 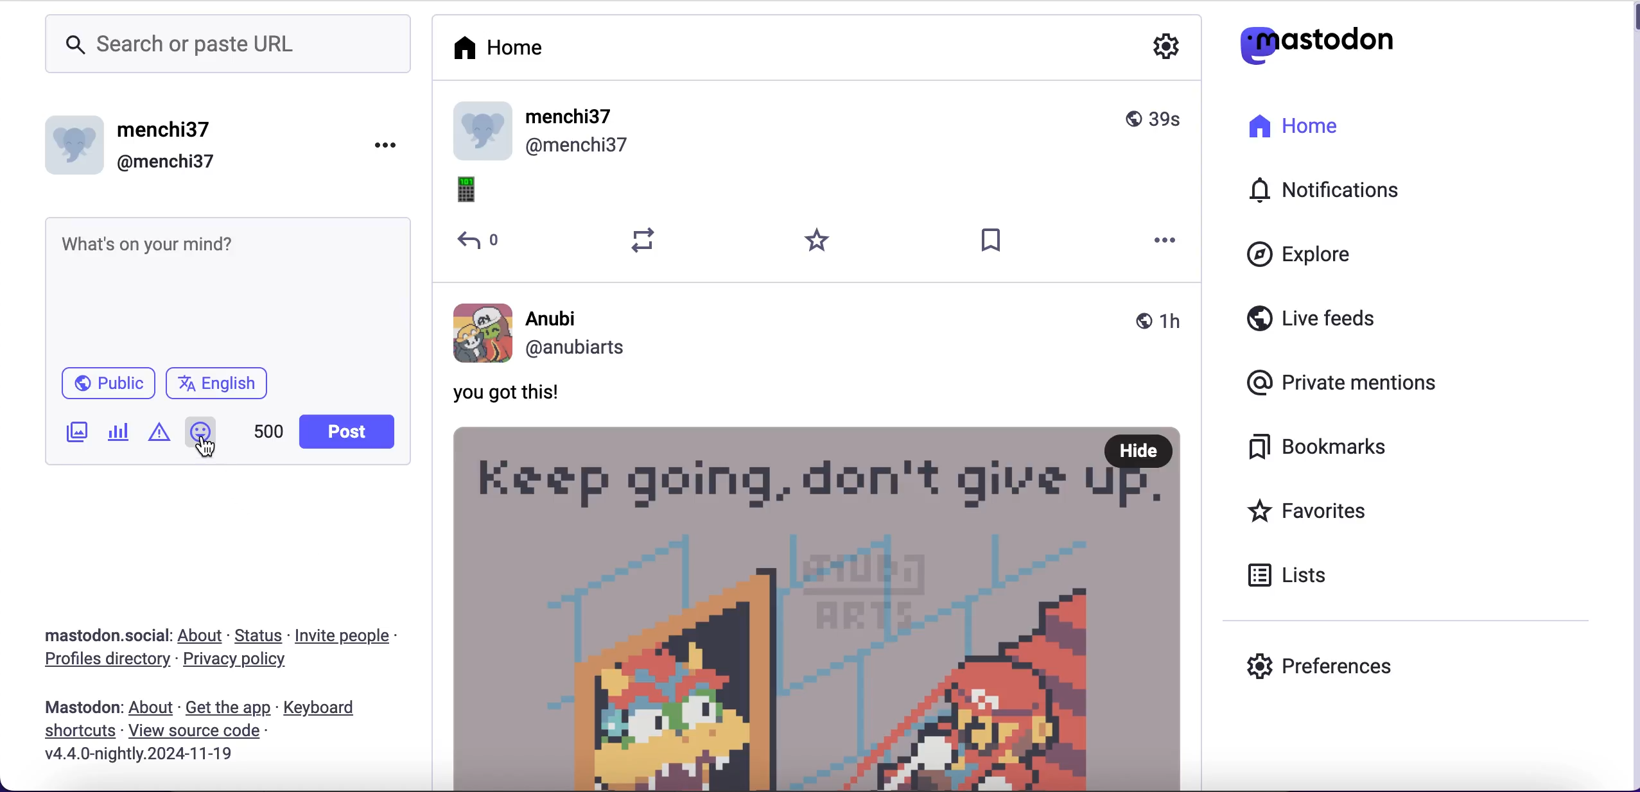 I want to click on mastodon logo, so click(x=1310, y=44).